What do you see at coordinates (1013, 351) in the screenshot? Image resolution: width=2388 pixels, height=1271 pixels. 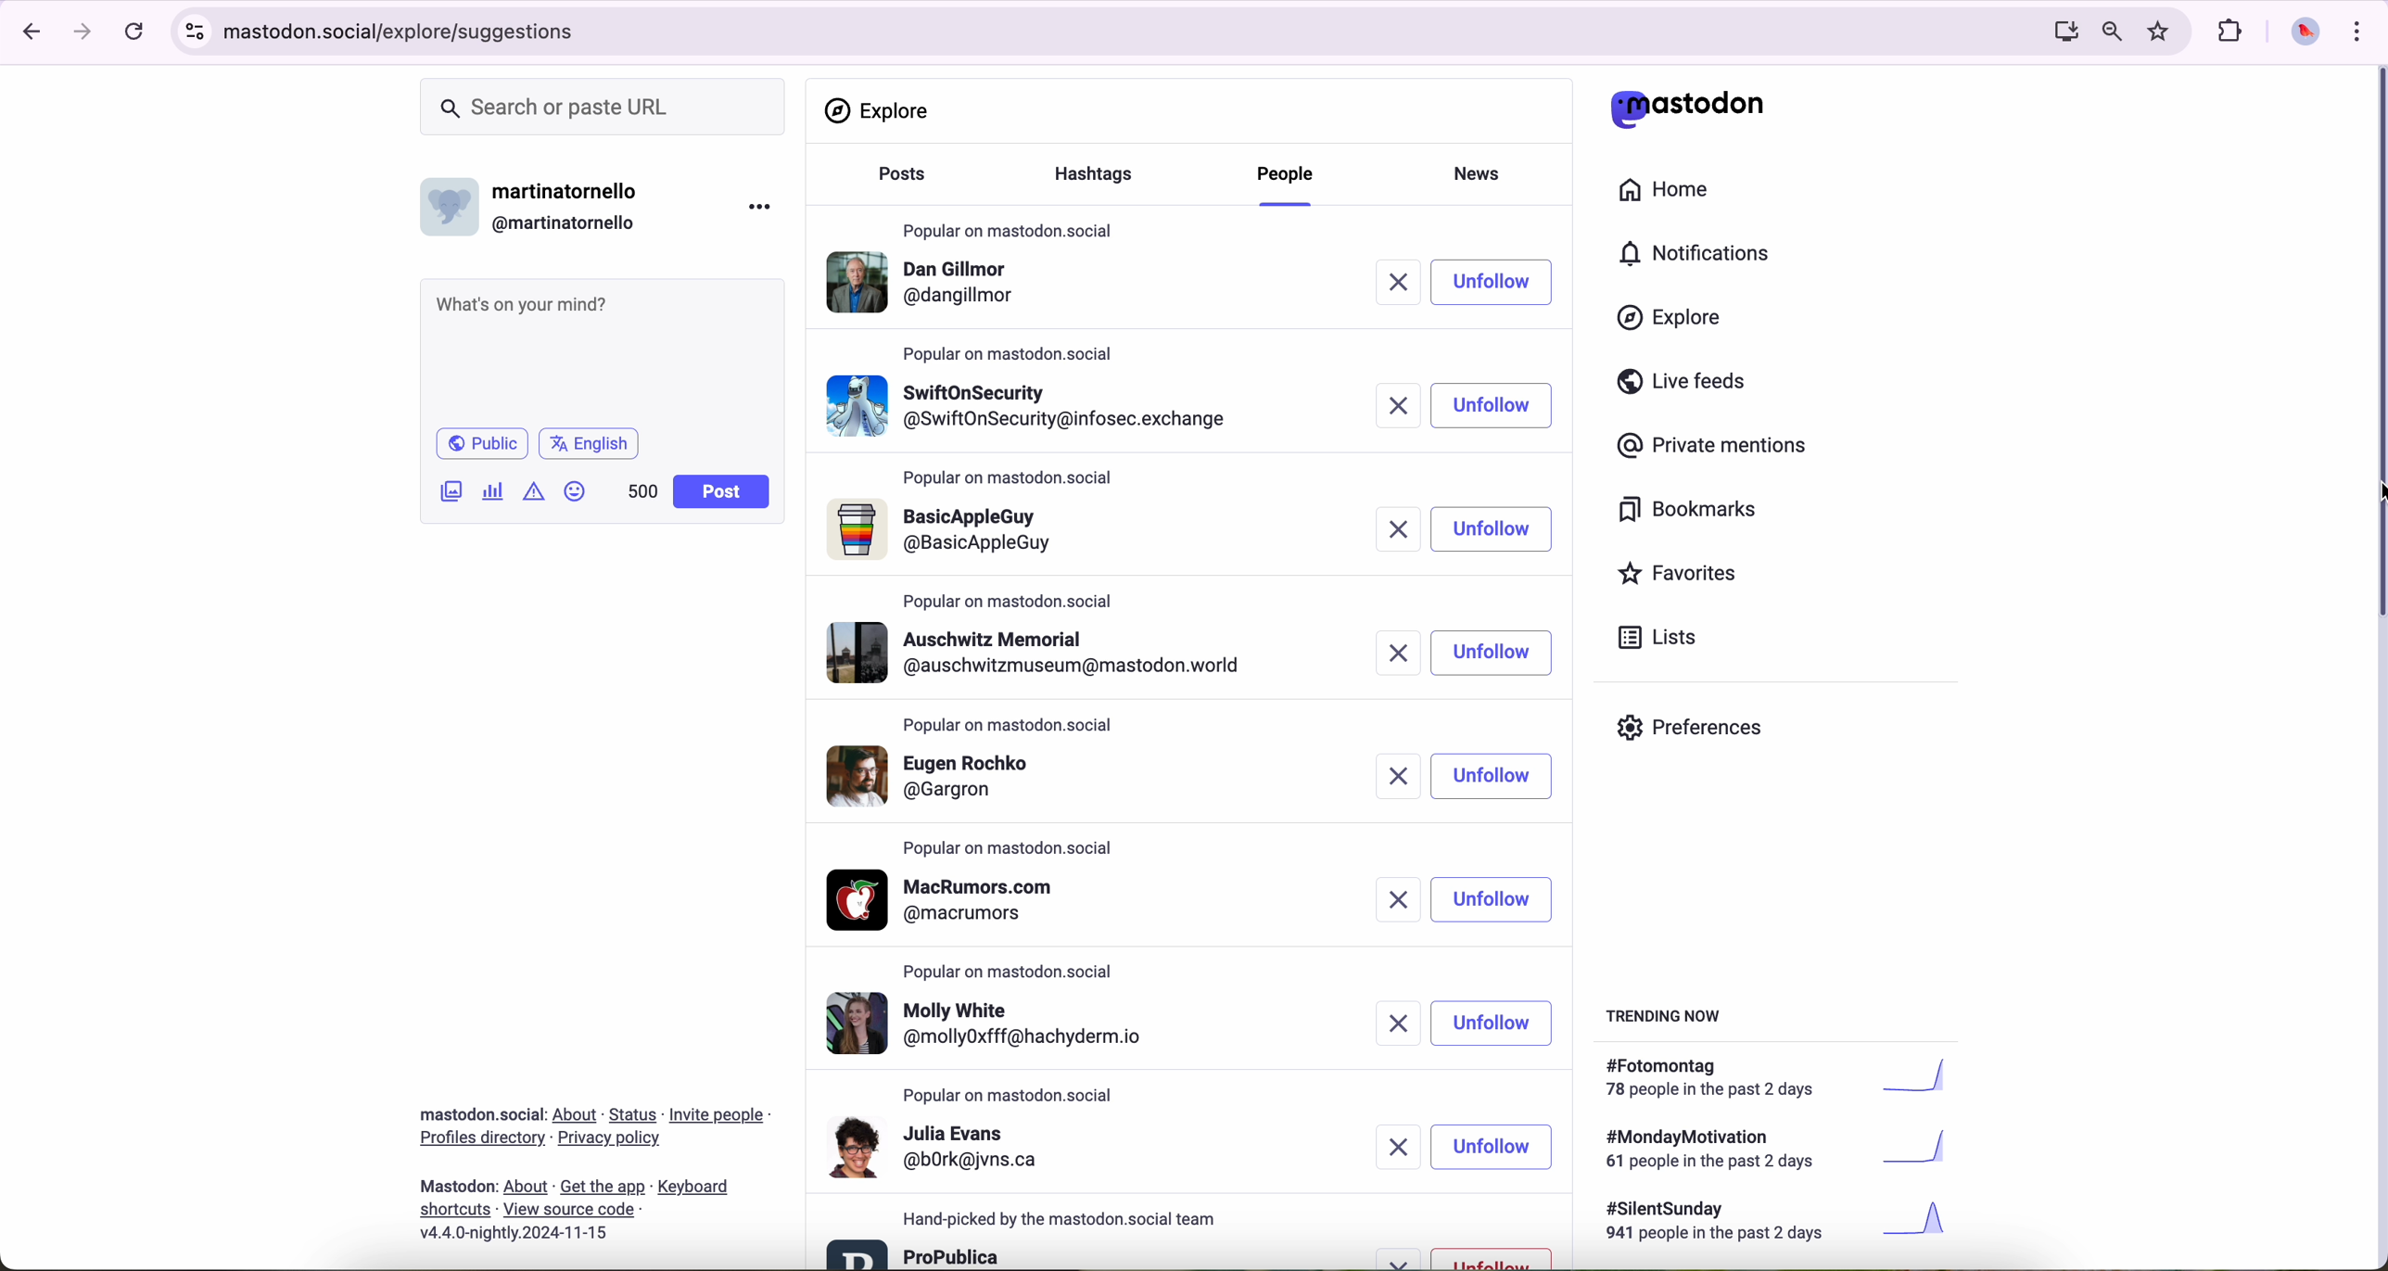 I see `popular on mastodon.social` at bounding box center [1013, 351].